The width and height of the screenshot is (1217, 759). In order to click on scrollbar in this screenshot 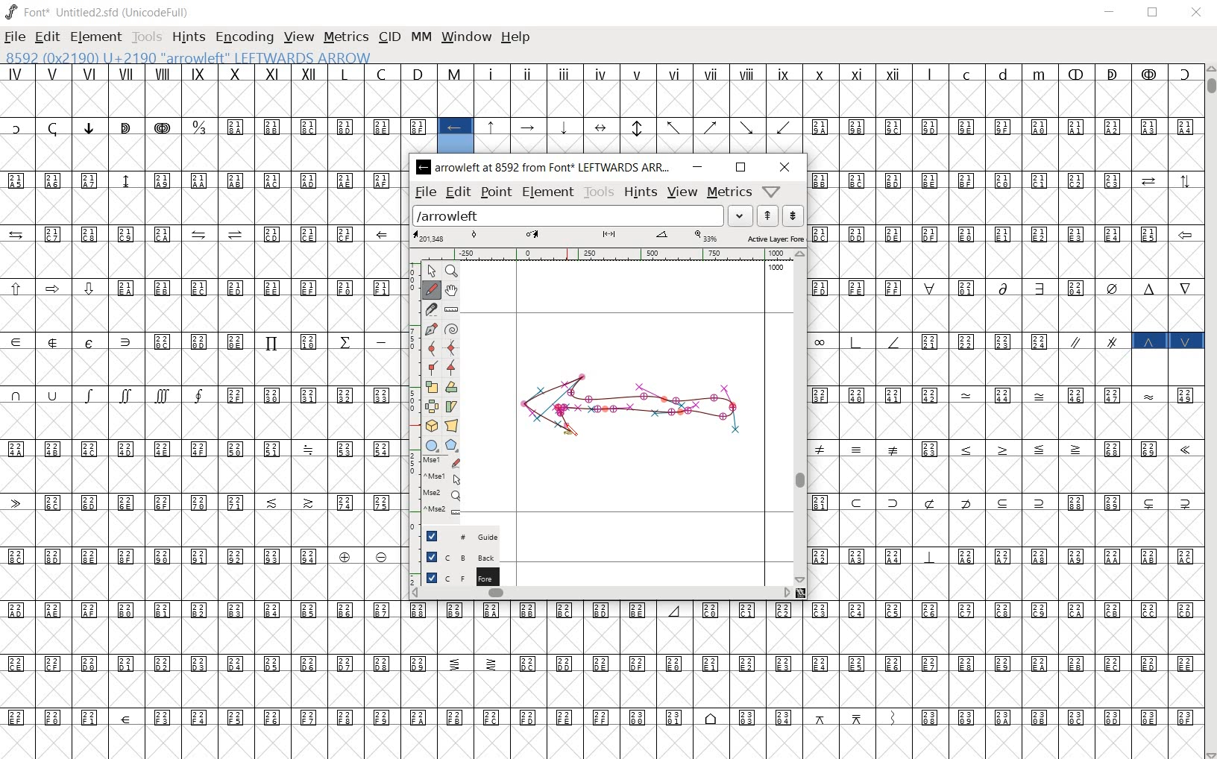, I will do `click(1210, 412)`.